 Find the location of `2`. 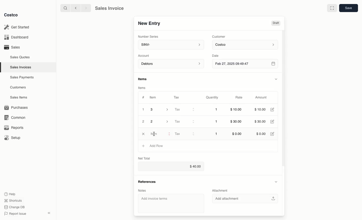

2 is located at coordinates (160, 122).